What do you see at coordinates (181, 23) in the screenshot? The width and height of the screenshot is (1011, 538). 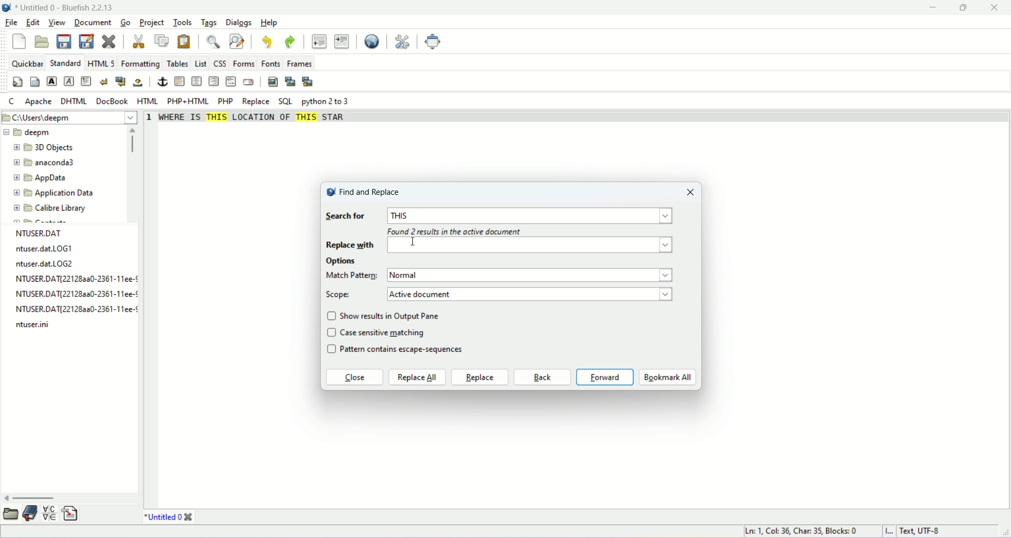 I see `tools` at bounding box center [181, 23].